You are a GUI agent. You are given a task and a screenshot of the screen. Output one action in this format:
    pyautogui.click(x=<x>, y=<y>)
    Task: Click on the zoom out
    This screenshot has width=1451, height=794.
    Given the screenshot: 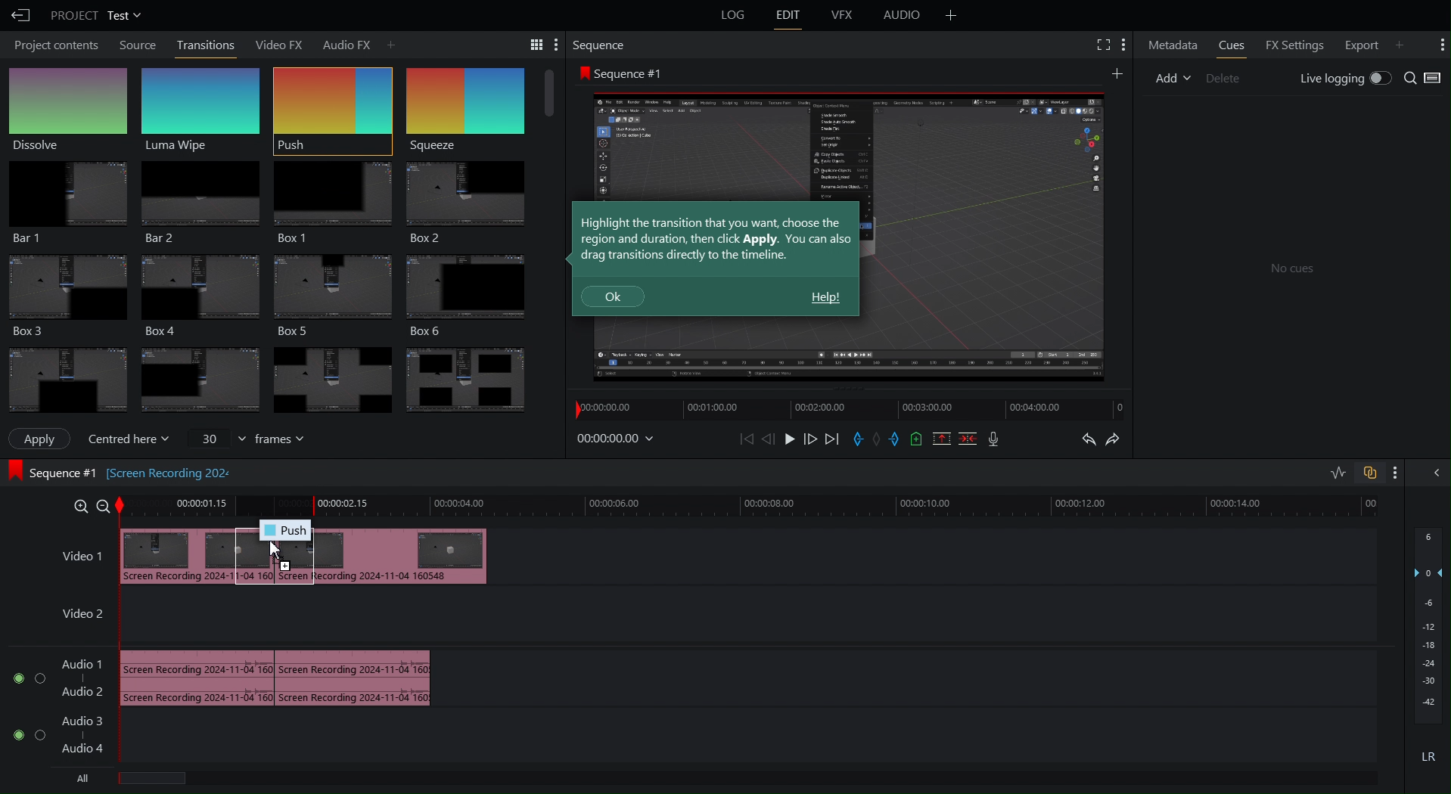 What is the action you would take?
    pyautogui.click(x=99, y=506)
    